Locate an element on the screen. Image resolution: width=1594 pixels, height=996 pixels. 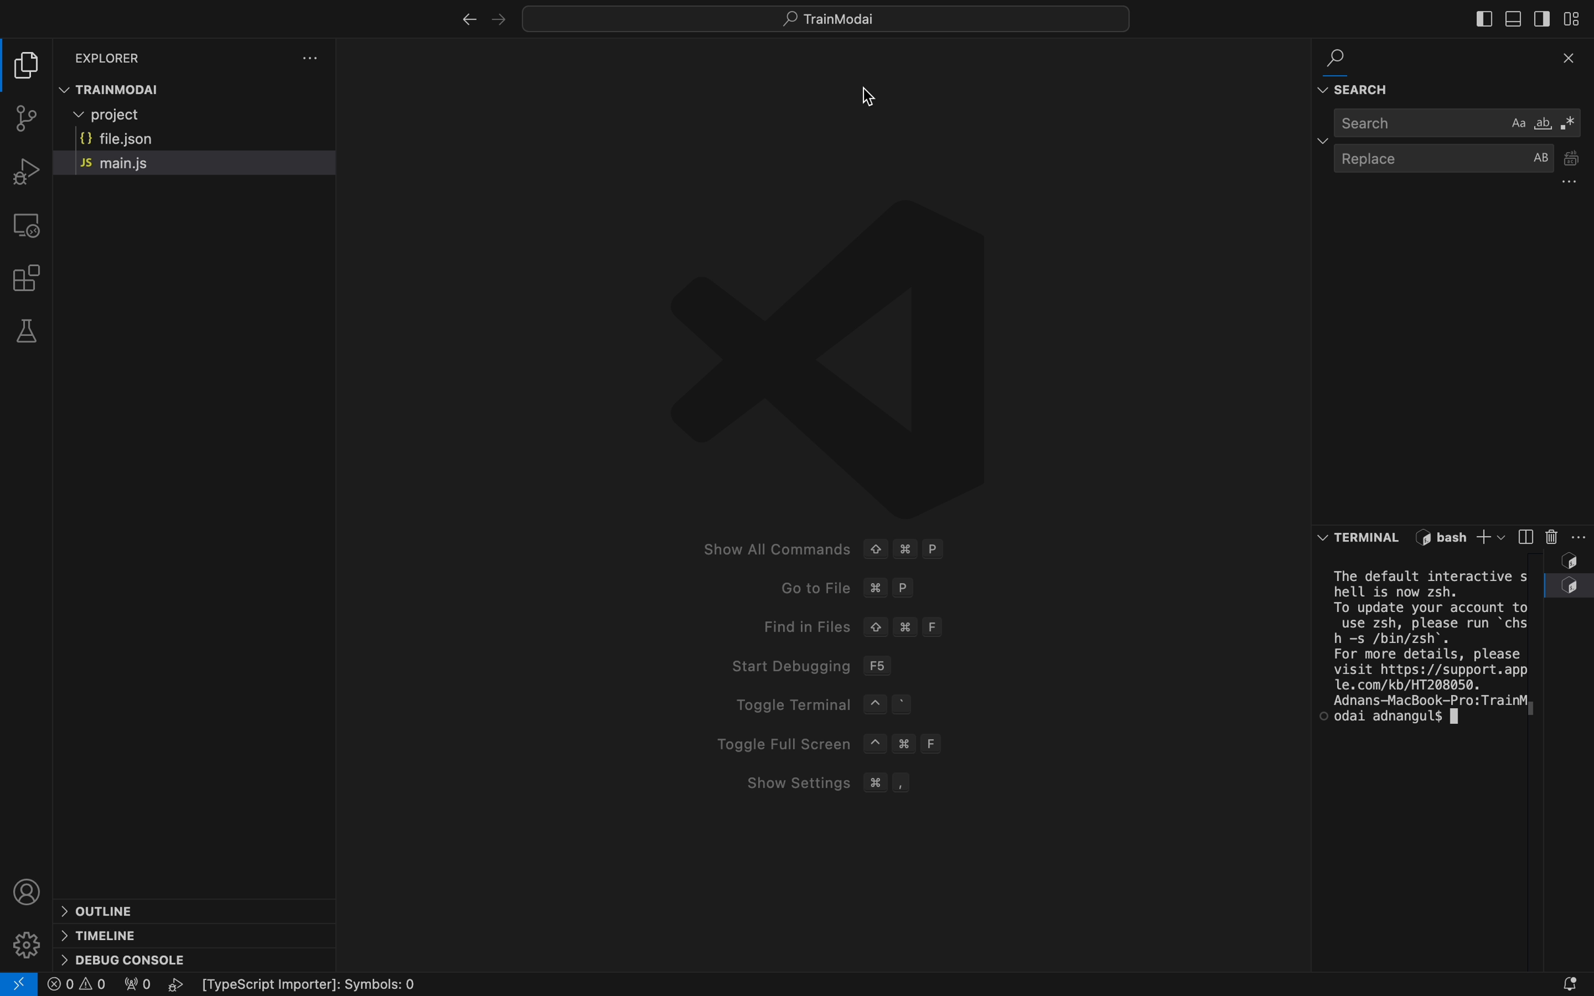
EXPLORER is located at coordinates (111, 53).